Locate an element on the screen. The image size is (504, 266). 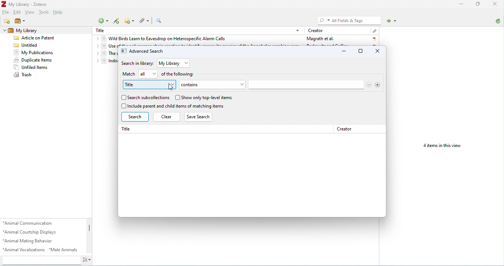
unfiled items is located at coordinates (31, 67).